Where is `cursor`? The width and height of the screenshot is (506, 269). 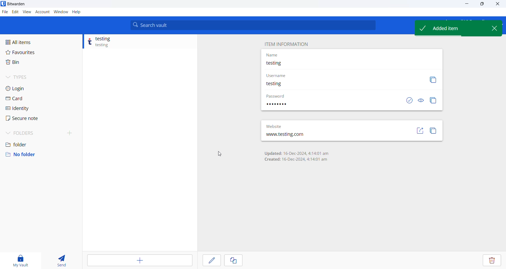
cursor is located at coordinates (220, 153).